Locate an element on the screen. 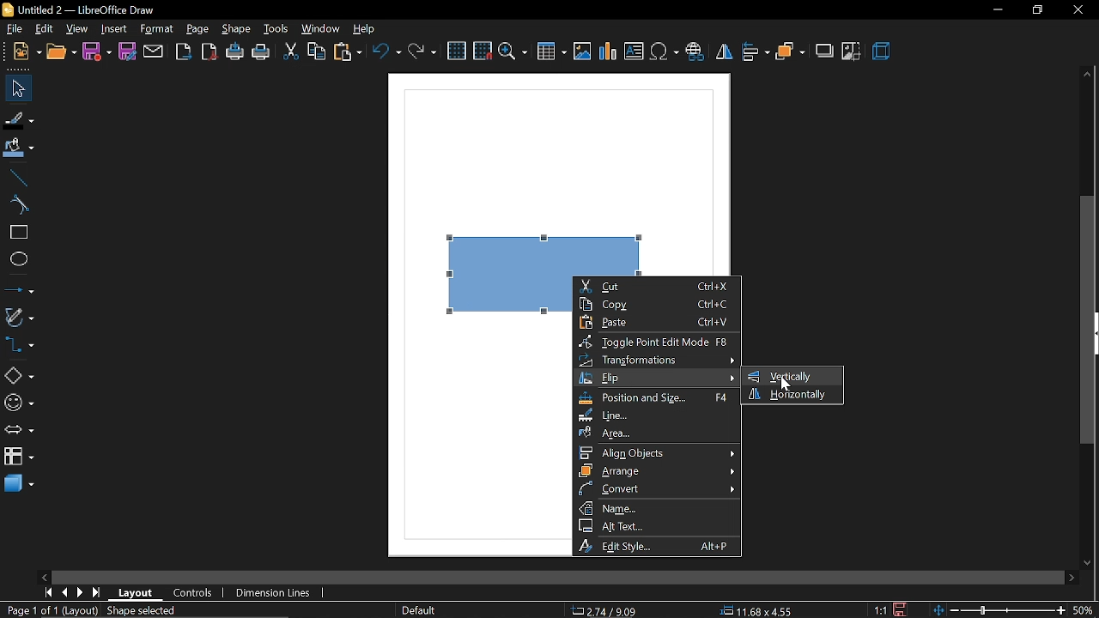  Page 1 of (layout) is located at coordinates (49, 612).